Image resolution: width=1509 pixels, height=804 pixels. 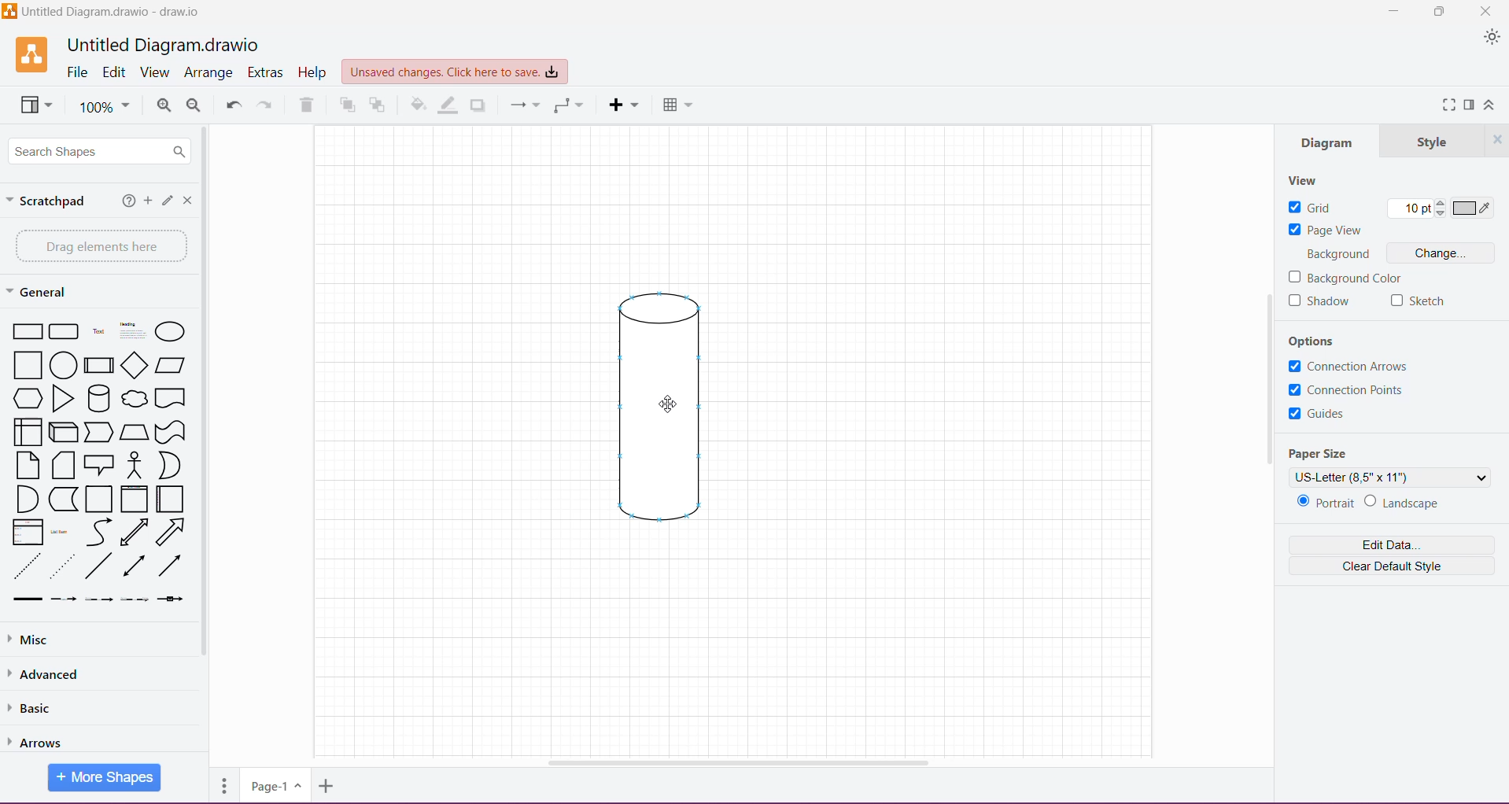 What do you see at coordinates (164, 105) in the screenshot?
I see `Zoom In` at bounding box center [164, 105].